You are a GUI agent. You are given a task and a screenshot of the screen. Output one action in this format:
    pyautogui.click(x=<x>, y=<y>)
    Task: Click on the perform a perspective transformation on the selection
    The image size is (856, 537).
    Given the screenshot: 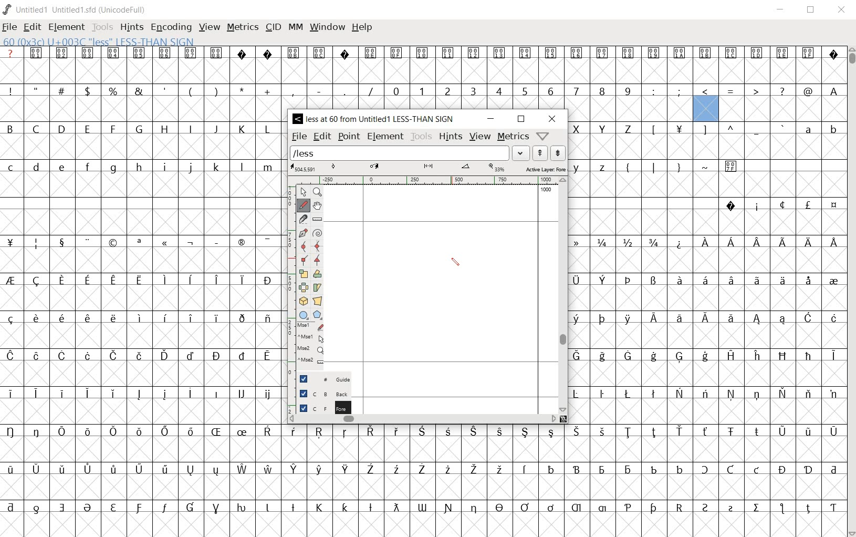 What is the action you would take?
    pyautogui.click(x=318, y=301)
    